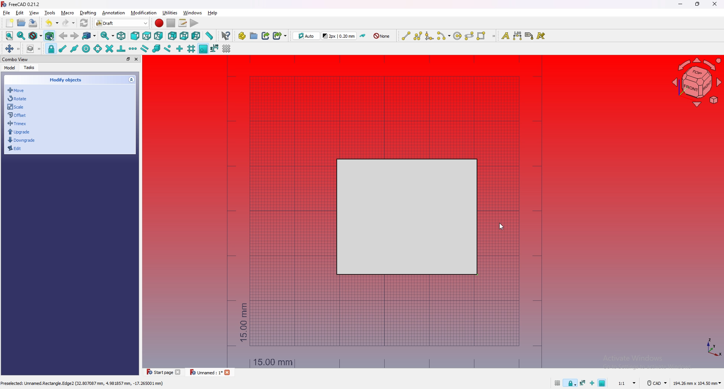 This screenshot has height=389, width=724. Describe the element at coordinates (170, 12) in the screenshot. I see `utilities` at that location.